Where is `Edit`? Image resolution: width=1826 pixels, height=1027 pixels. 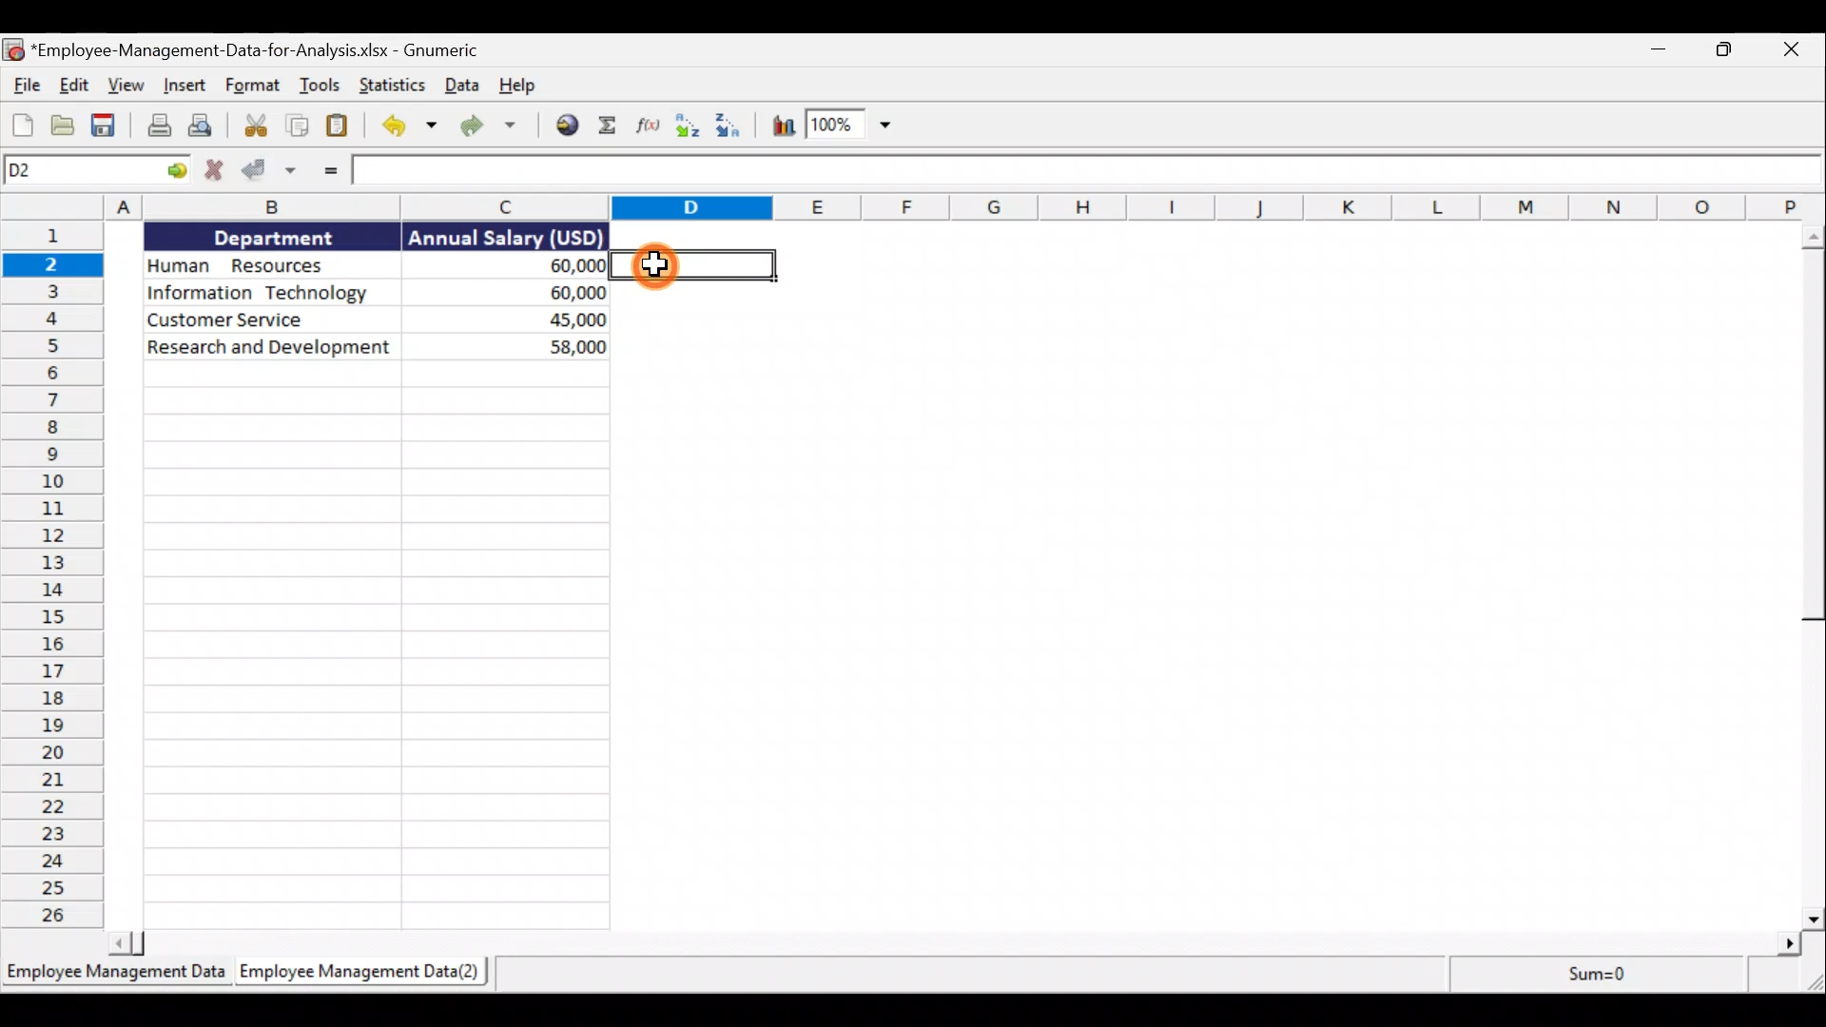
Edit is located at coordinates (71, 83).